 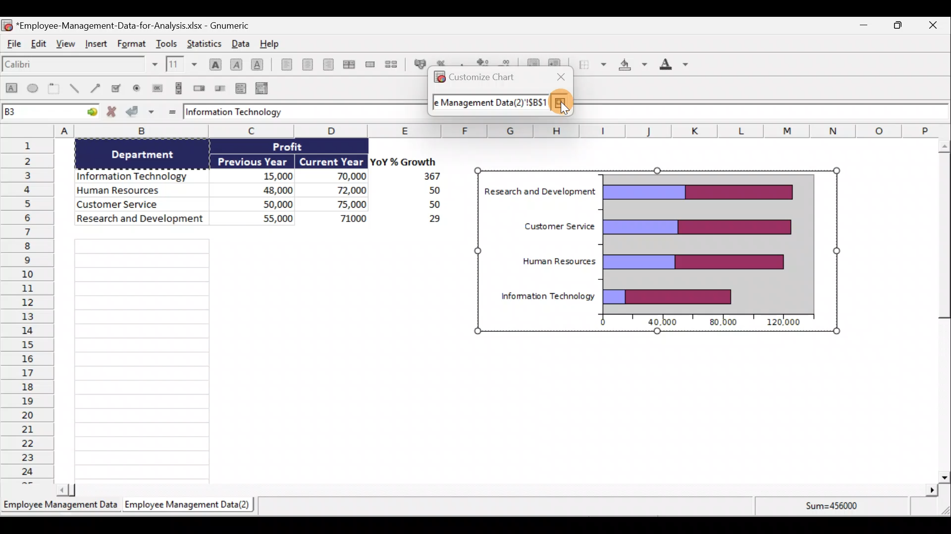 What do you see at coordinates (547, 297) in the screenshot?
I see `Information Technology` at bounding box center [547, 297].